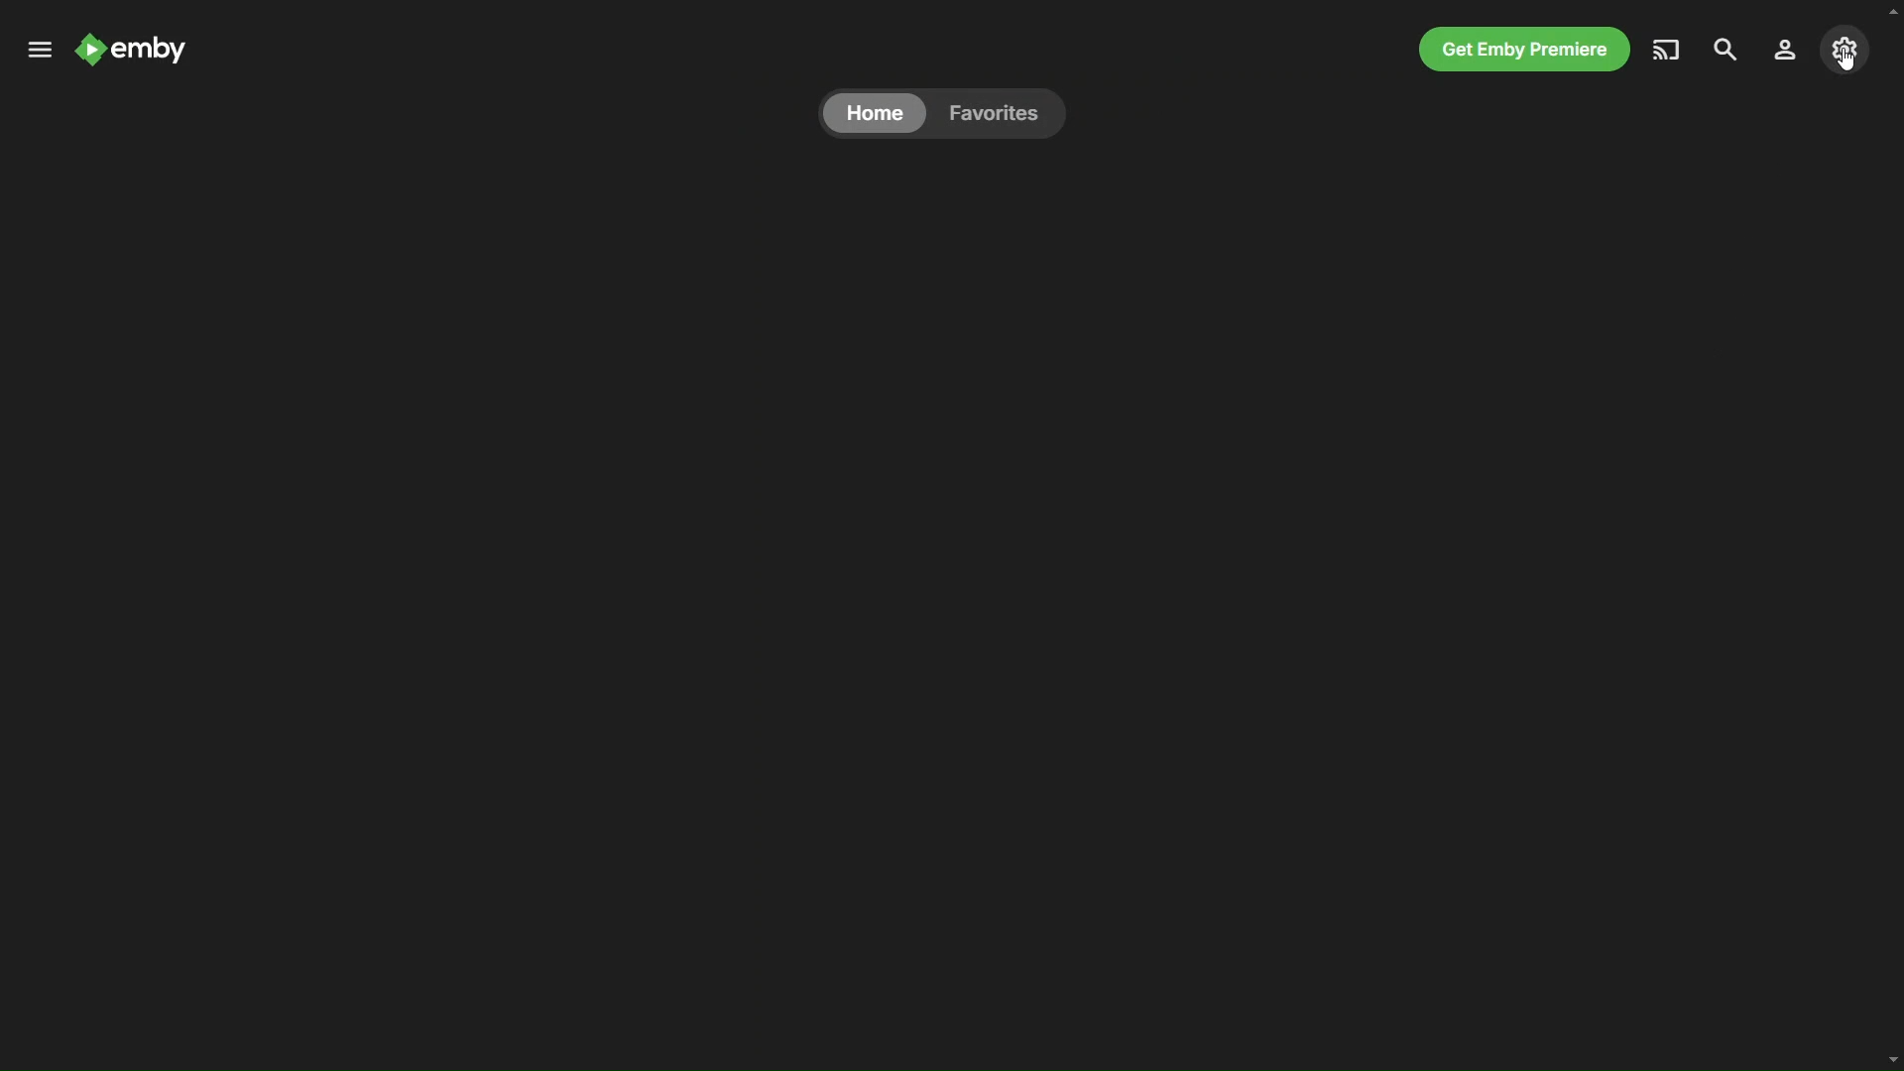 This screenshot has height=1071, width=1904. Describe the element at coordinates (1666, 48) in the screenshot. I see `media` at that location.